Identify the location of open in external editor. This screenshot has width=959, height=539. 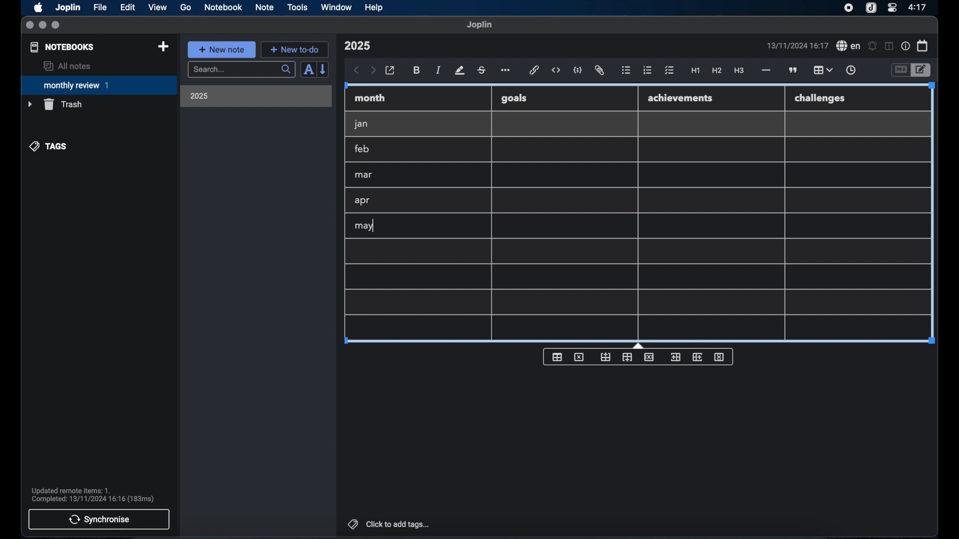
(391, 71).